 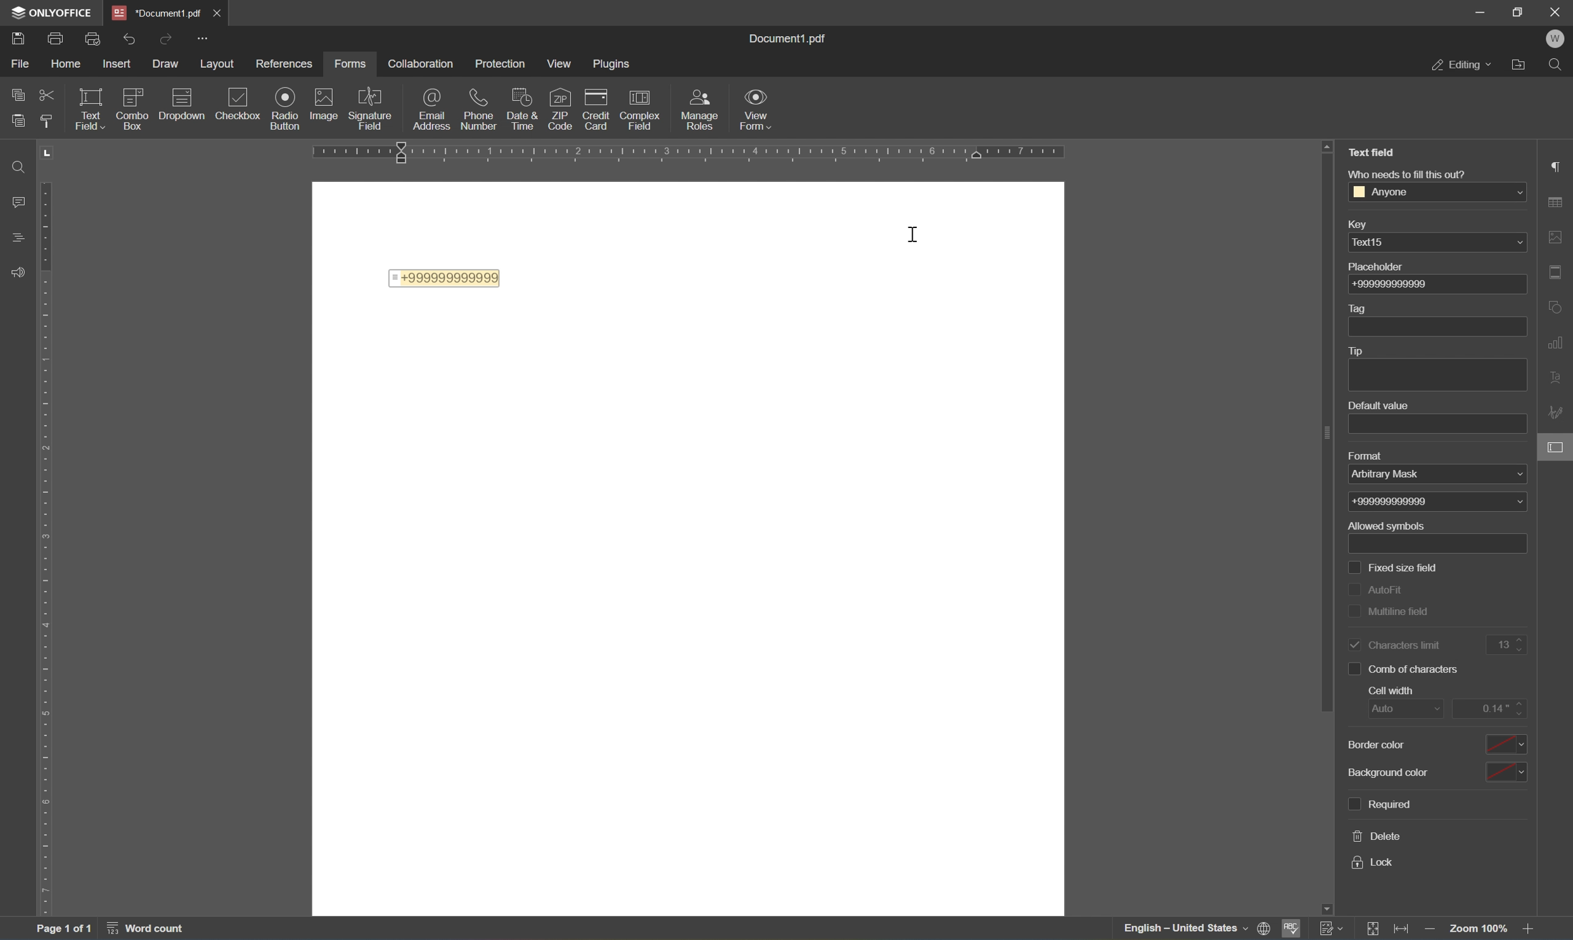 I want to click on zoom 100%, so click(x=1480, y=931).